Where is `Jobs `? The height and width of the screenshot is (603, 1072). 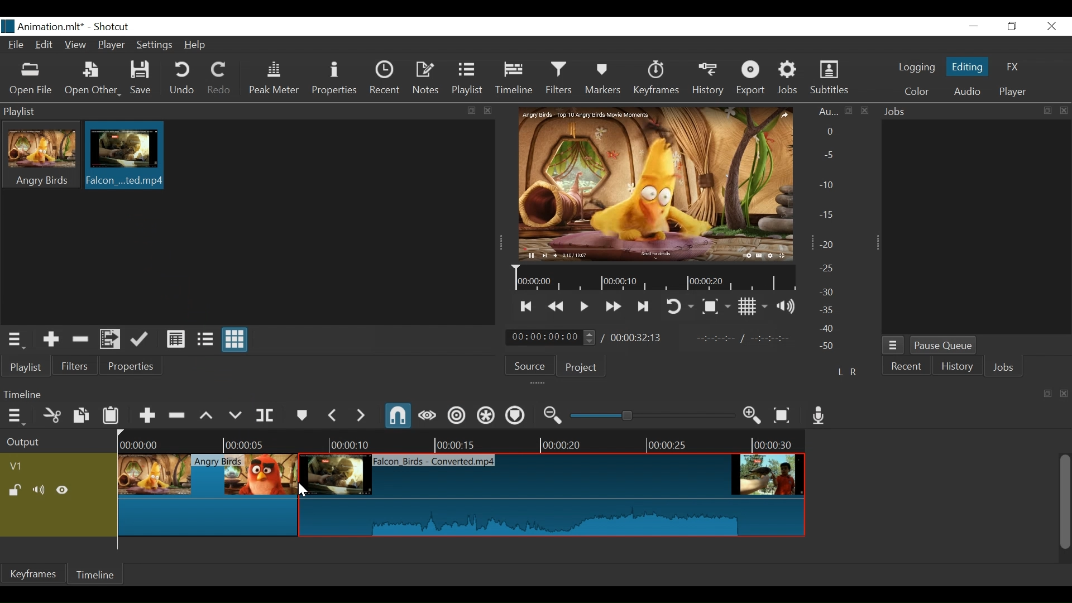 Jobs  is located at coordinates (1003, 366).